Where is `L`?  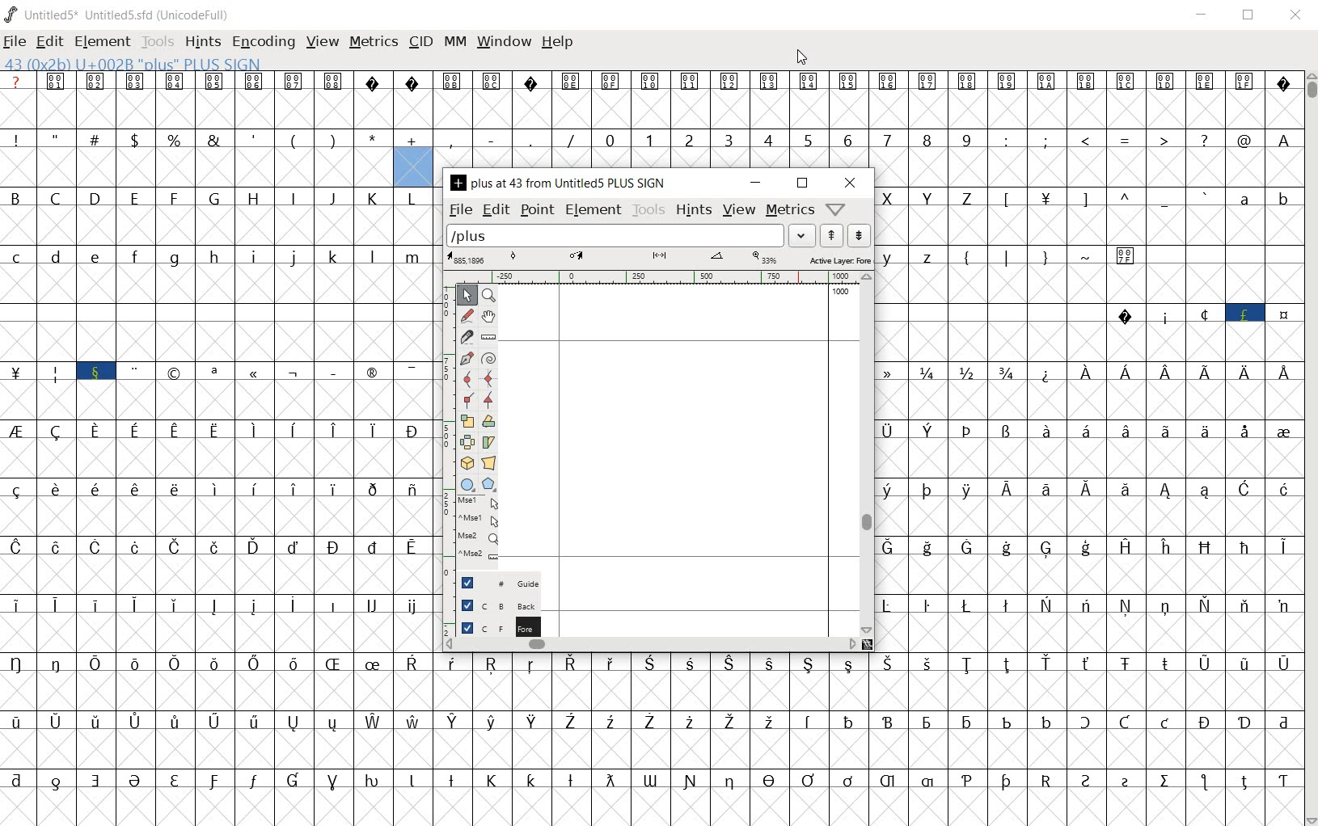 L is located at coordinates (1010, 216).